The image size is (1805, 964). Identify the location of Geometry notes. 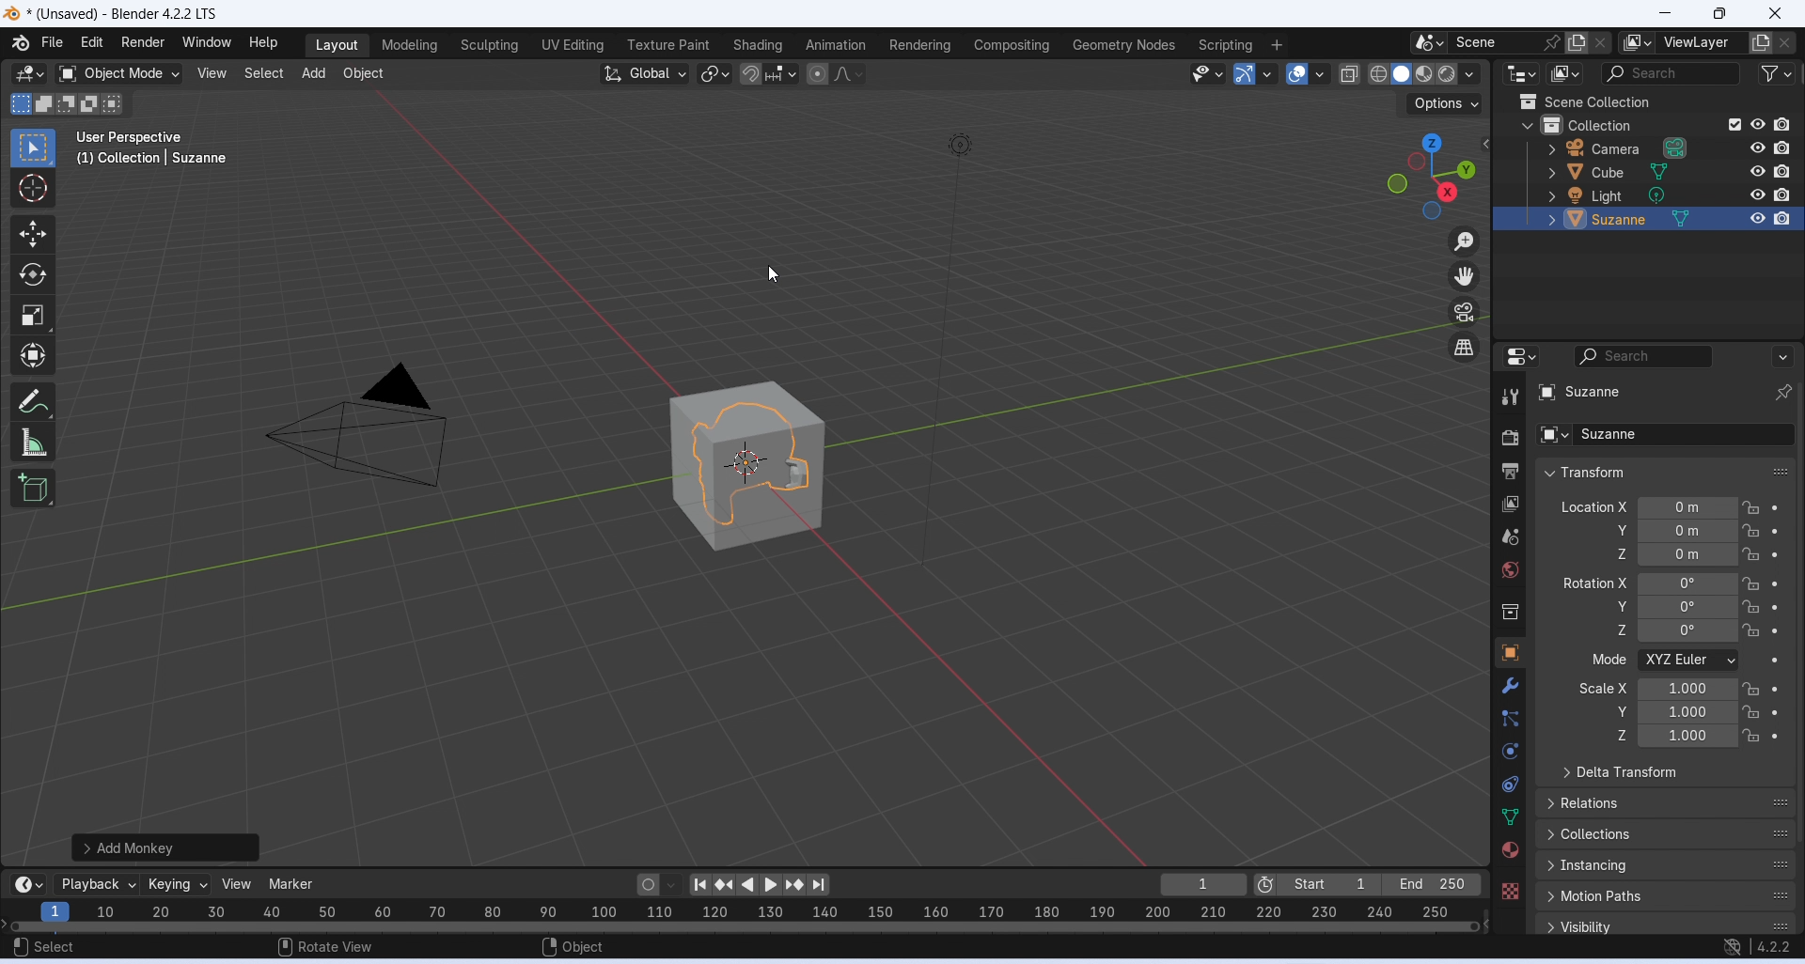
(1126, 44).